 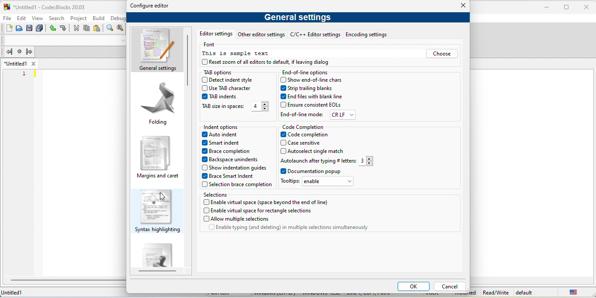 I want to click on cut, so click(x=76, y=28).